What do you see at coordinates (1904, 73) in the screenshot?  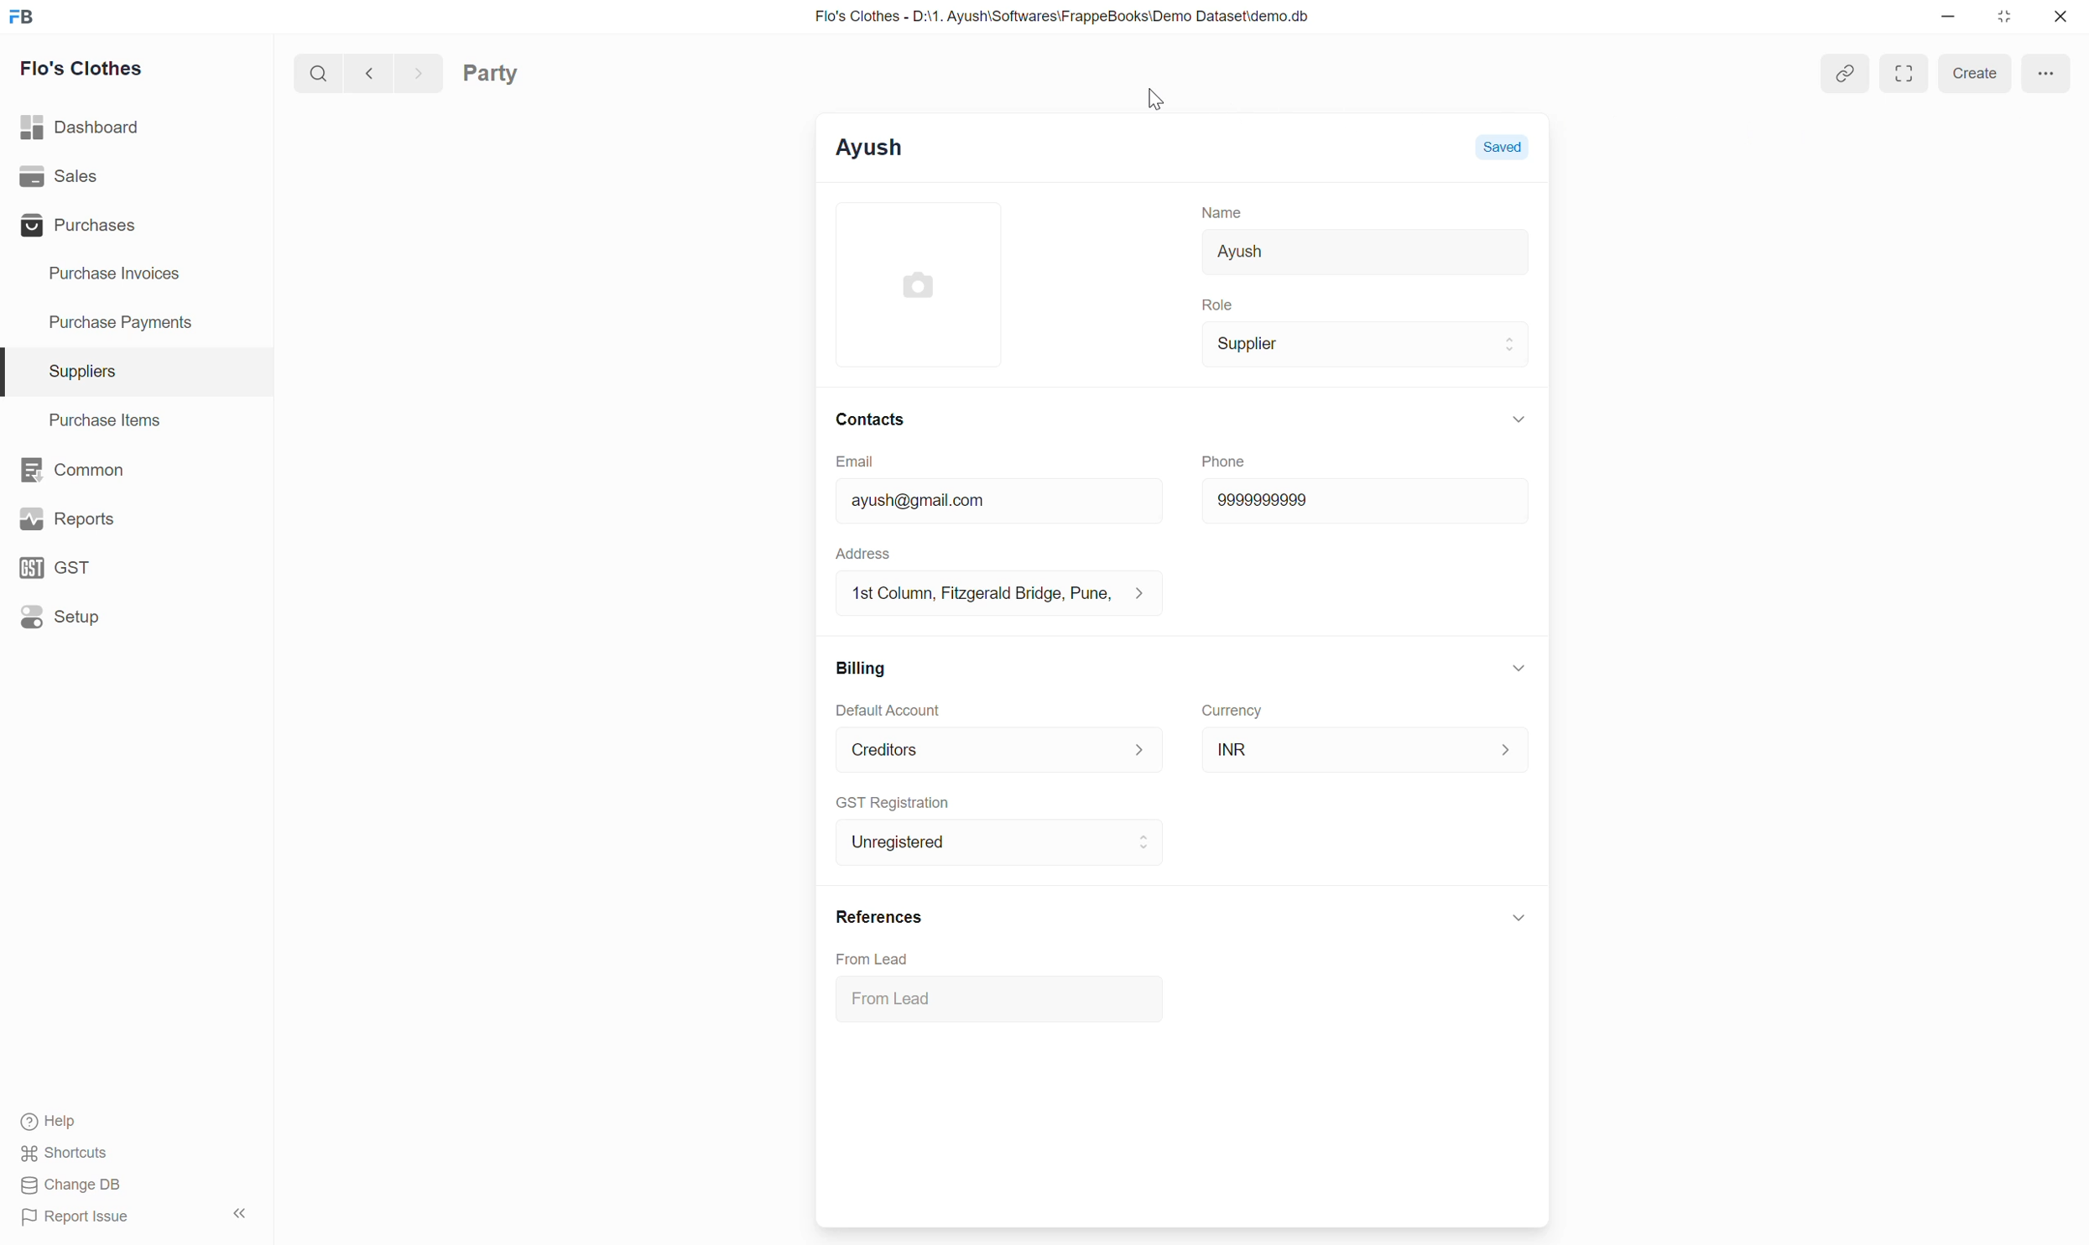 I see `Toggle between form and full width` at bounding box center [1904, 73].